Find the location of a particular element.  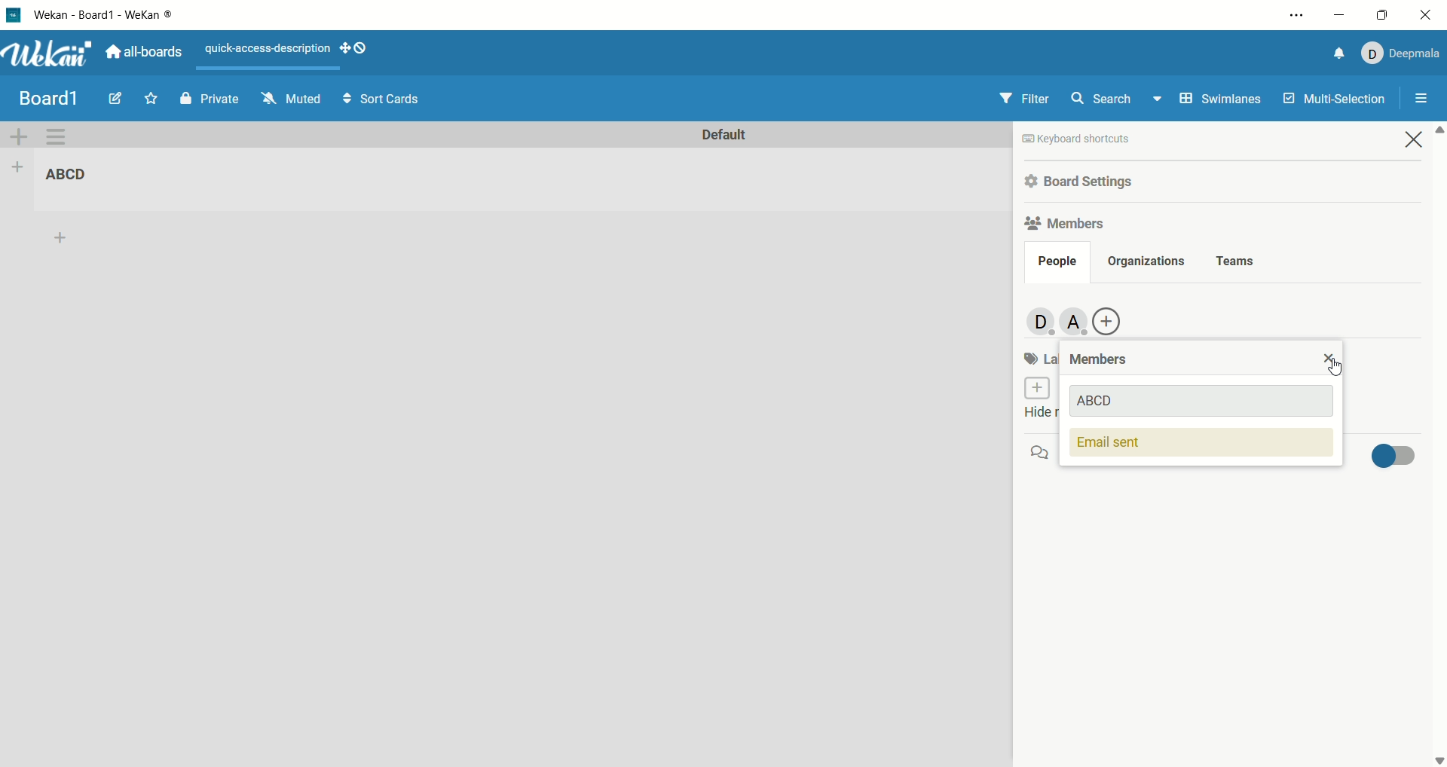

logo is located at coordinates (12, 14).